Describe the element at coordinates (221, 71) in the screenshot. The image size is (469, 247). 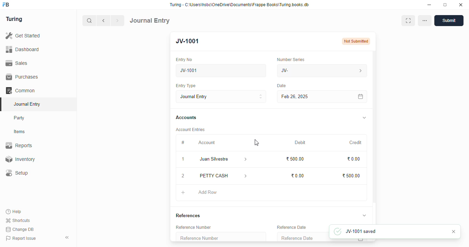
I see `new journal entry 05` at that location.